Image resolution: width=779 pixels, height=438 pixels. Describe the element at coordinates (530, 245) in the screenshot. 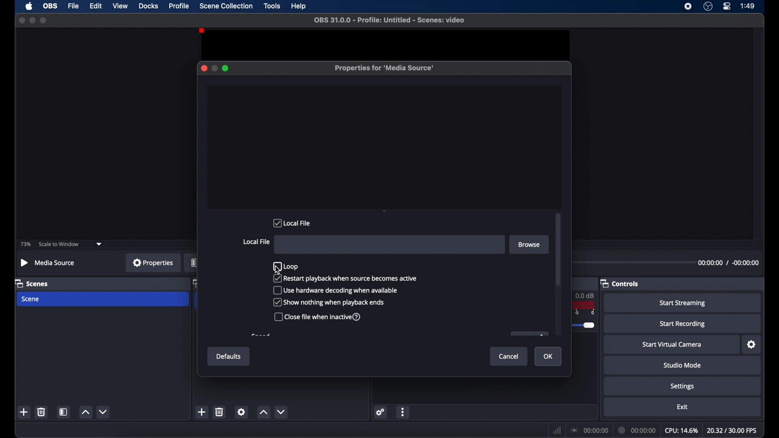

I see `browse` at that location.